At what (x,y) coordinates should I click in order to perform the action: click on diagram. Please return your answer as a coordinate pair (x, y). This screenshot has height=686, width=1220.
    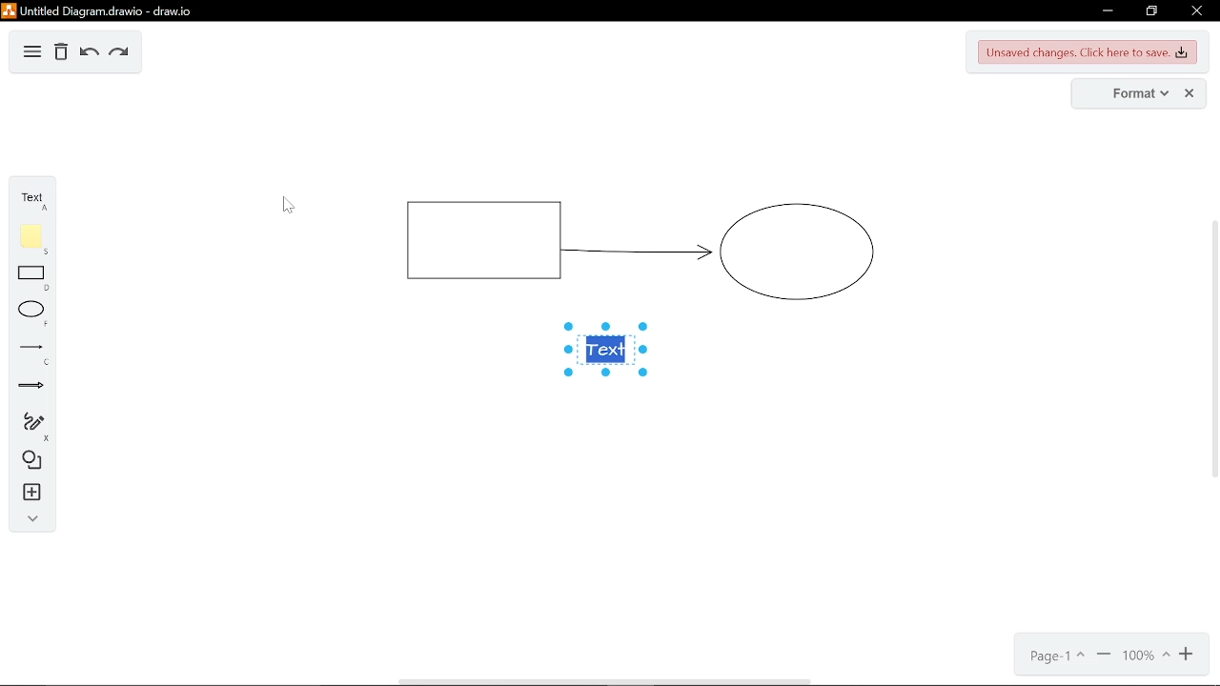
    Looking at the image, I should click on (31, 54).